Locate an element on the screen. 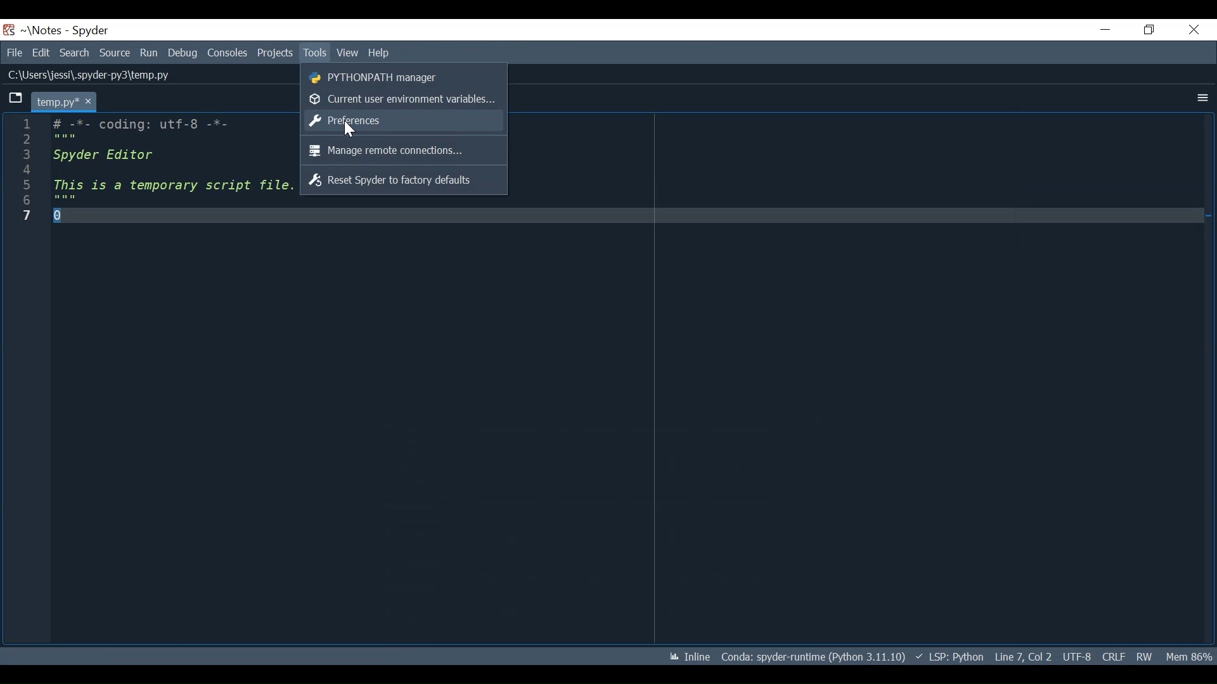 This screenshot has width=1217, height=684. File Permission is located at coordinates (1149, 656).